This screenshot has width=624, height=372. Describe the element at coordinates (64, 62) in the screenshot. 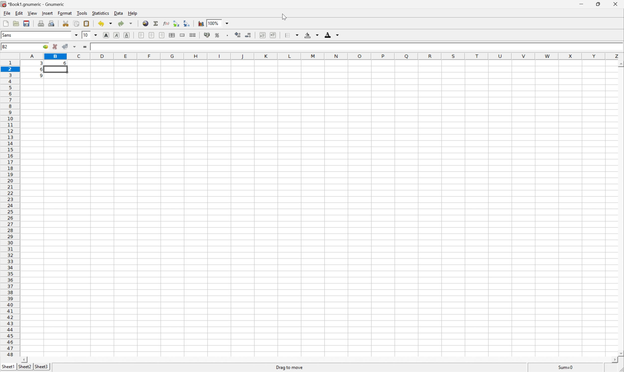

I see `6` at that location.